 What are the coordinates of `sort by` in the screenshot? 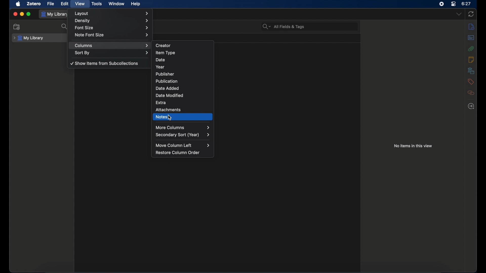 It's located at (112, 53).